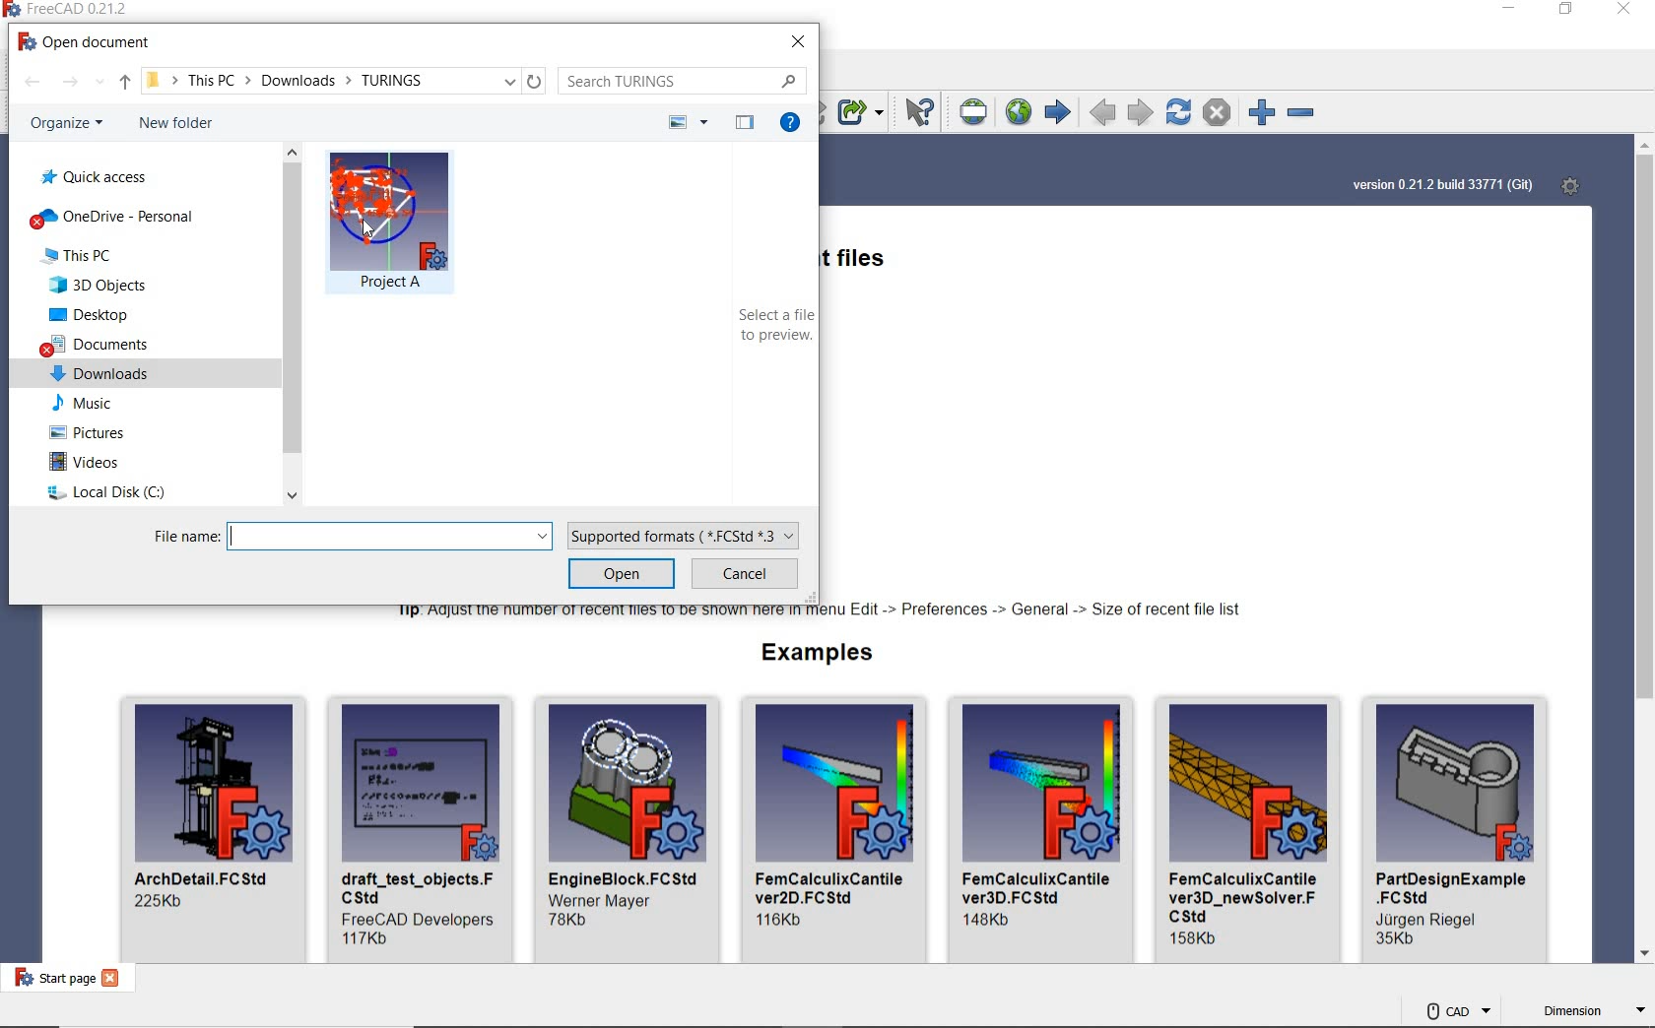  I want to click on image, so click(629, 781).